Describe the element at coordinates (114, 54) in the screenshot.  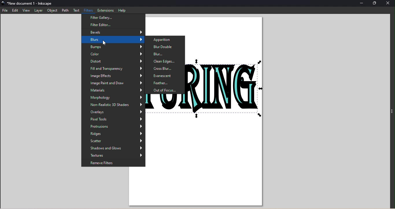
I see `Color` at that location.